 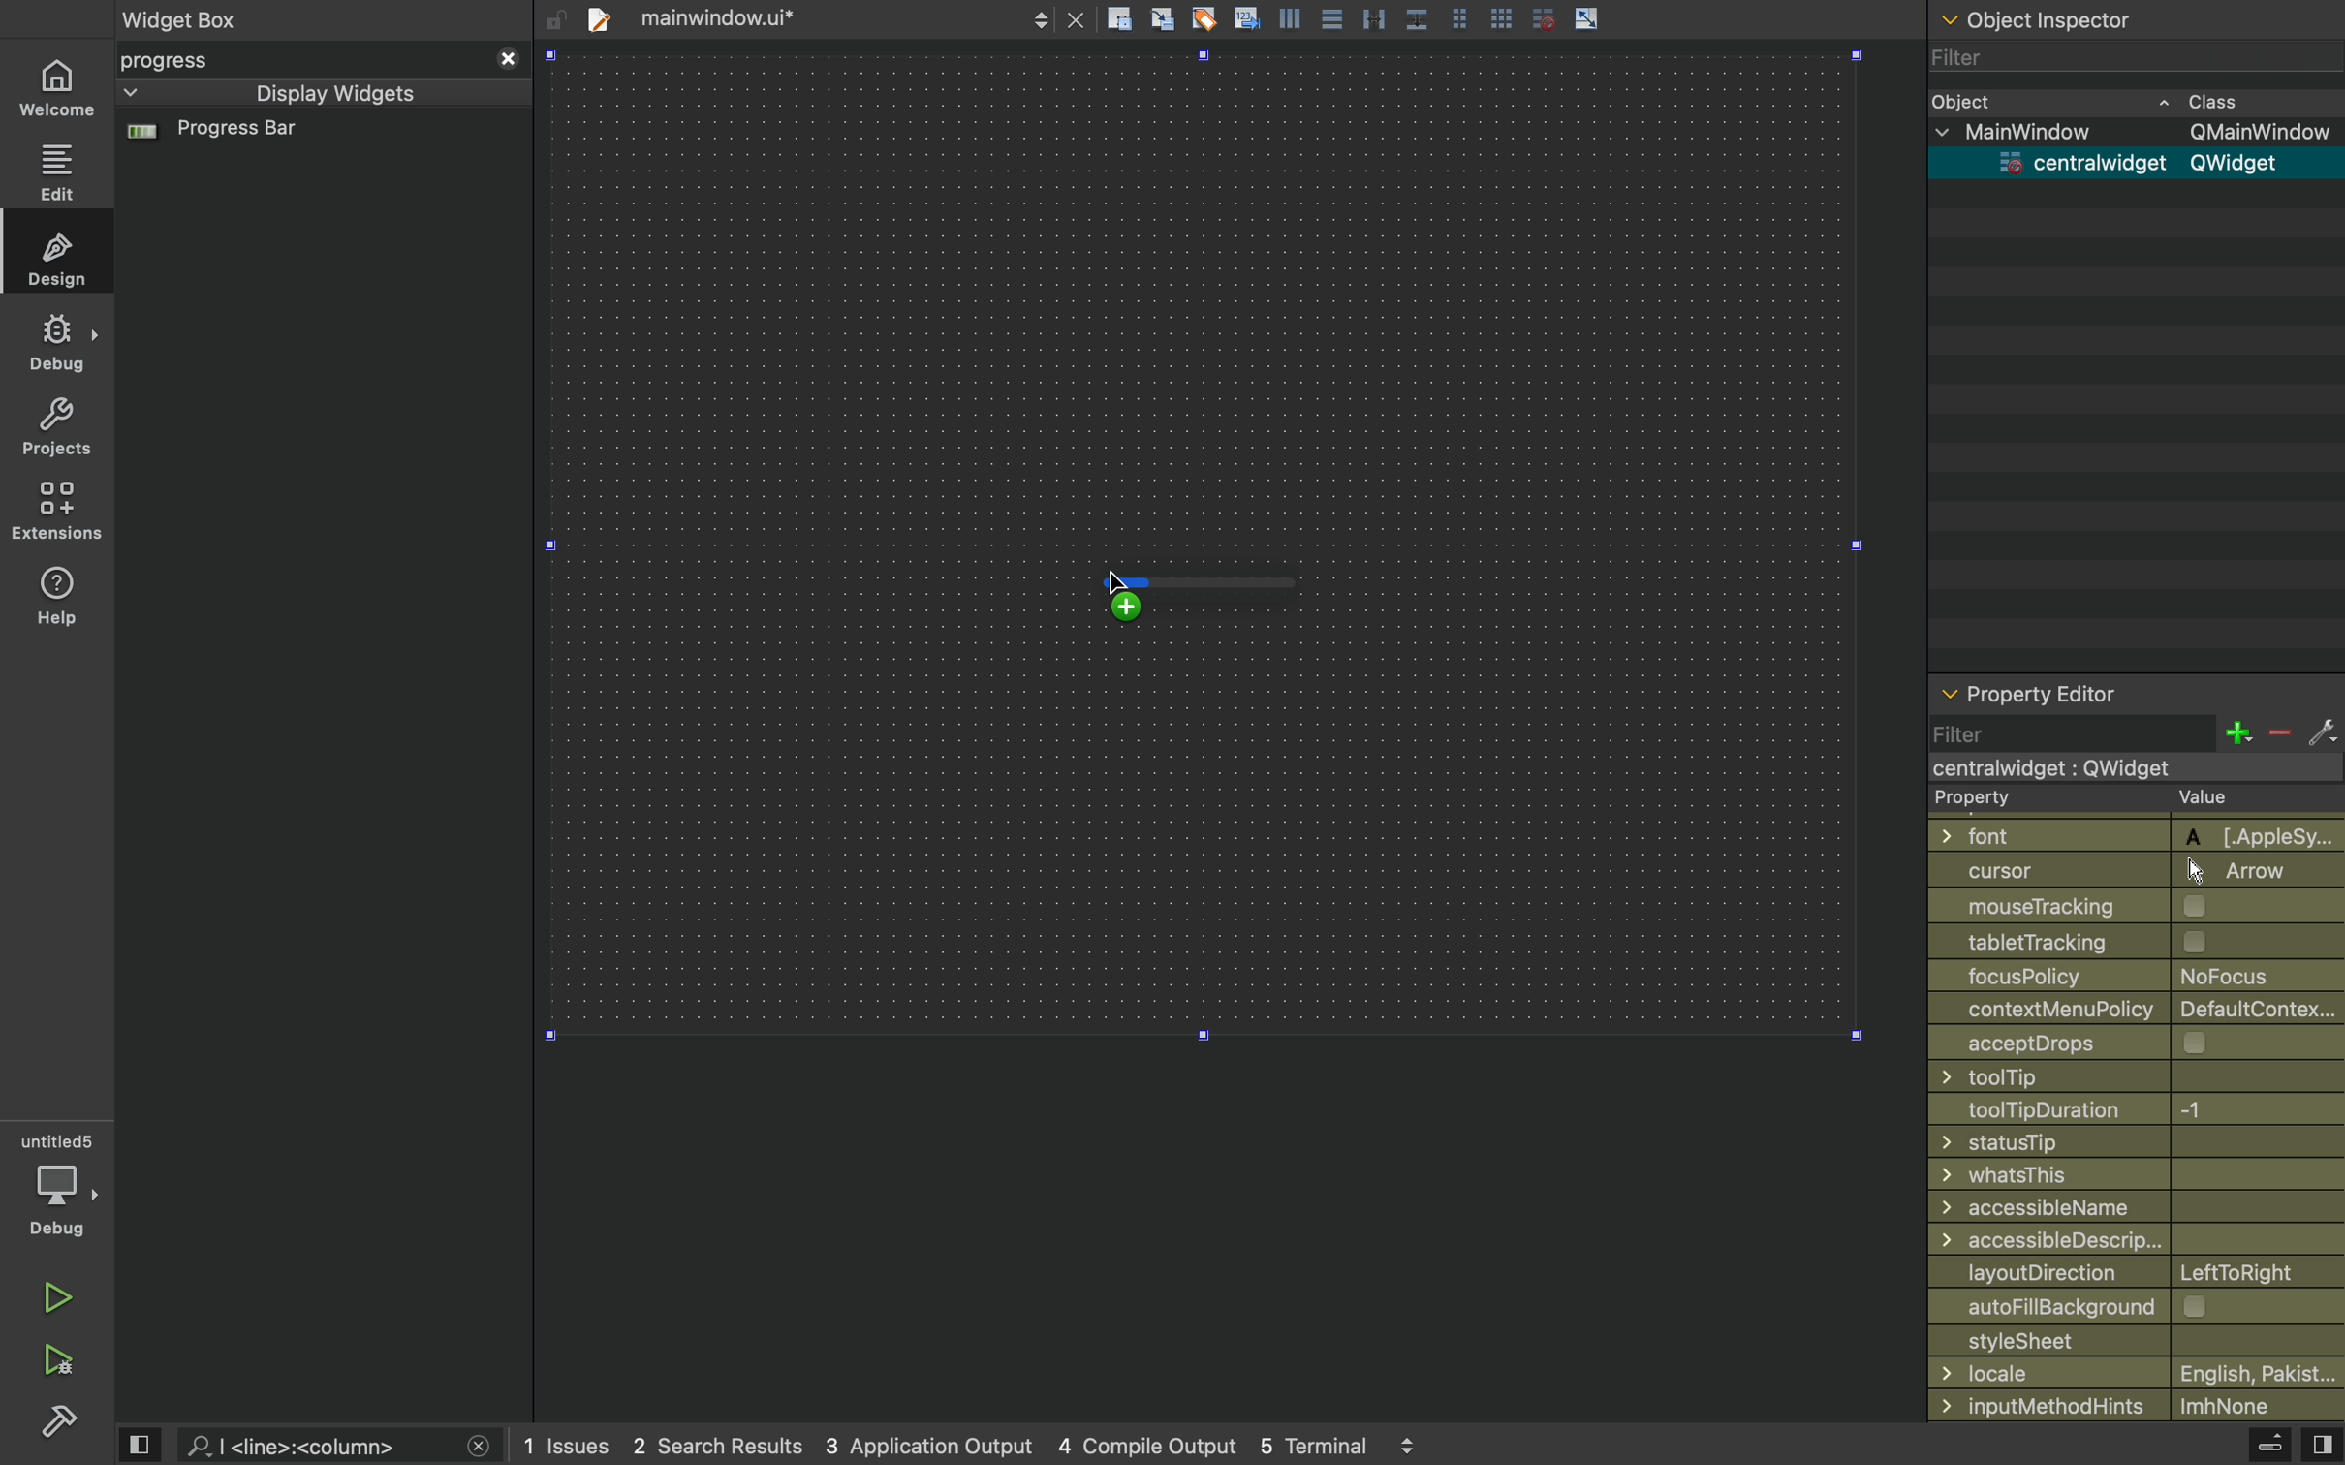 What do you see at coordinates (2118, 799) in the screenshot?
I see `property` at bounding box center [2118, 799].